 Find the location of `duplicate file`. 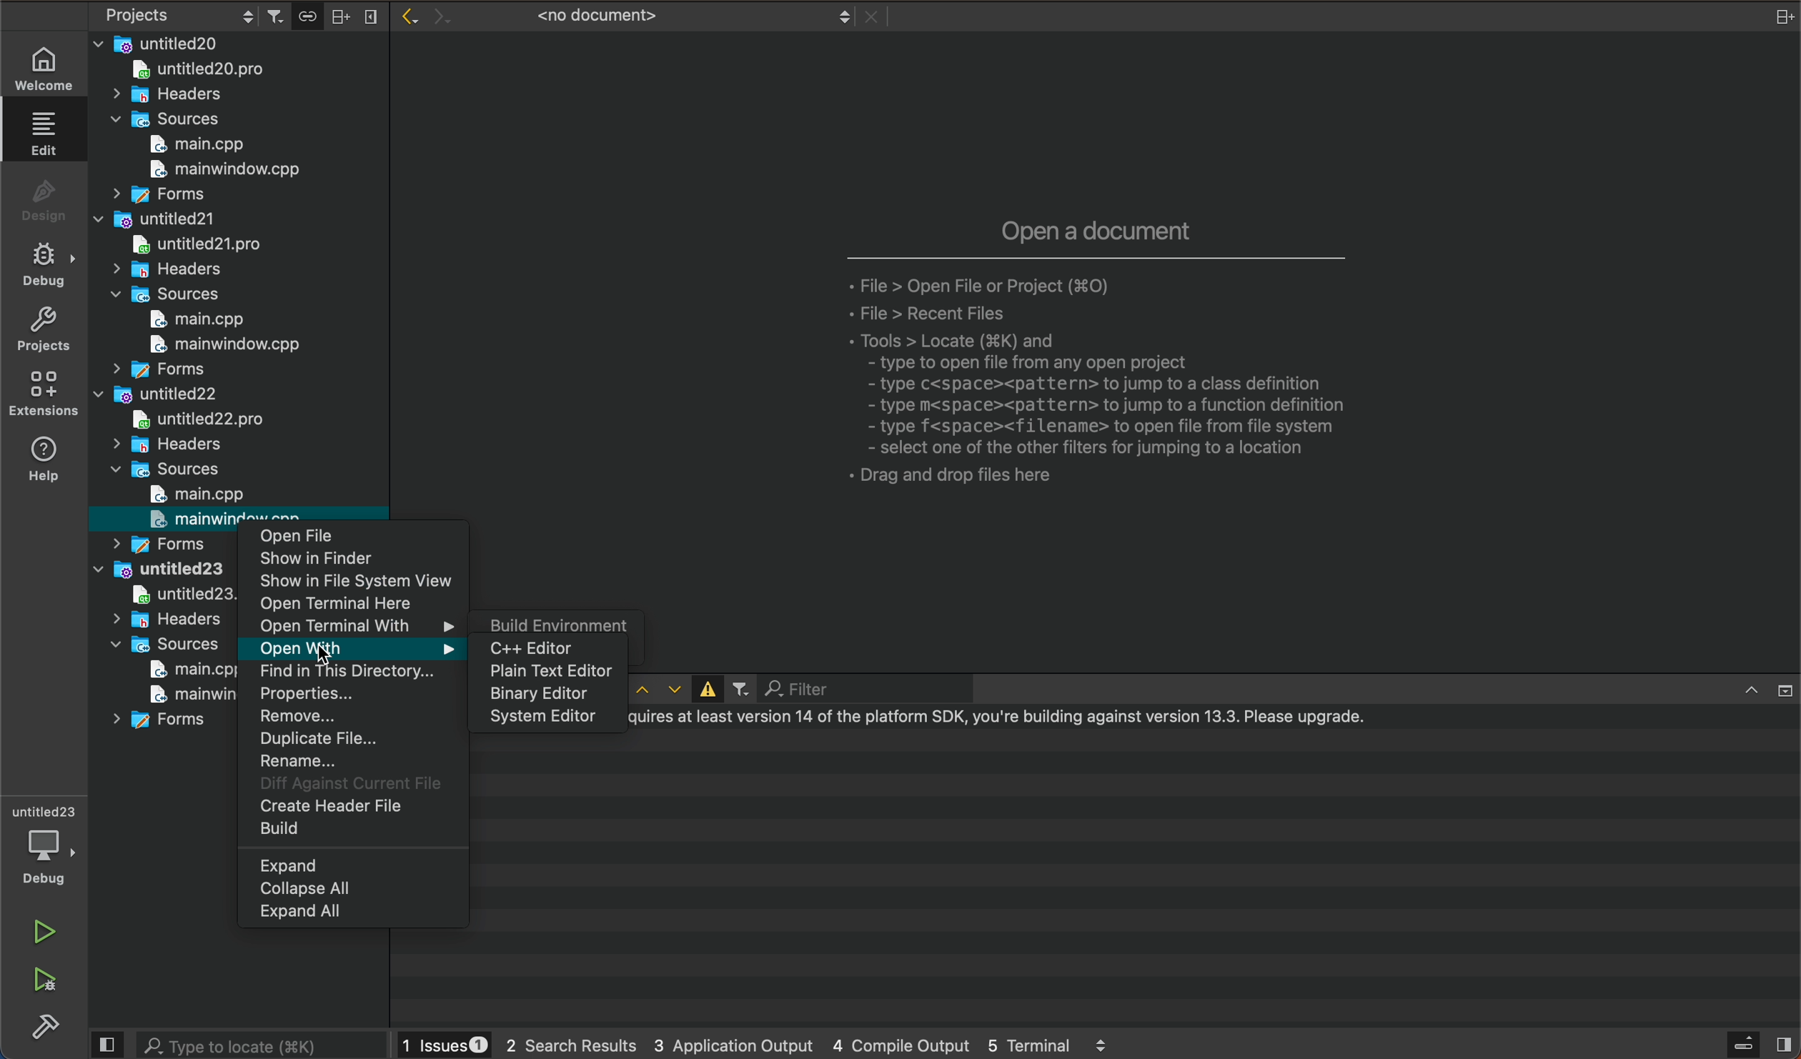

duplicate file is located at coordinates (352, 740).